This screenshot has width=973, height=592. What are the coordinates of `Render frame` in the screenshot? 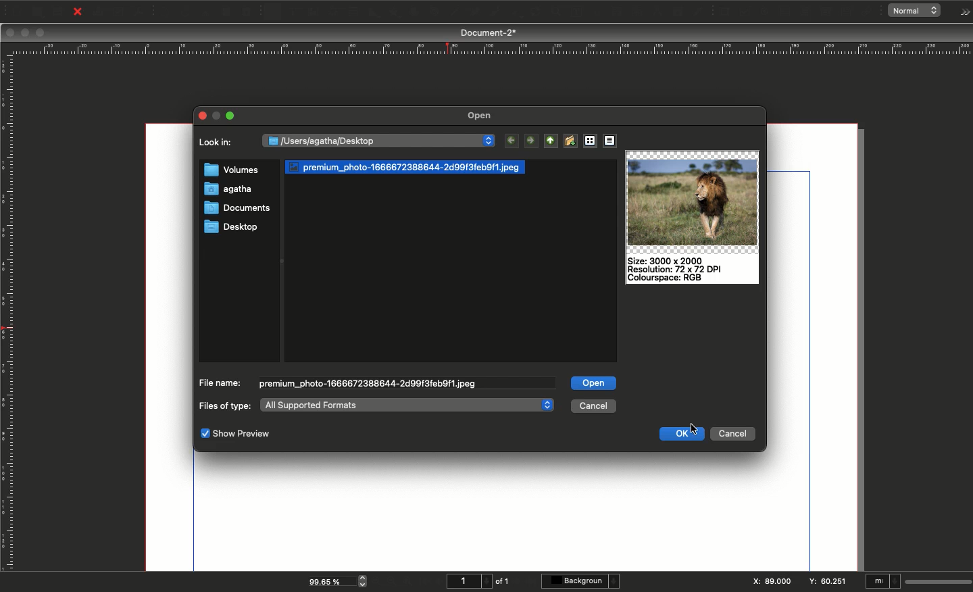 It's located at (332, 12).